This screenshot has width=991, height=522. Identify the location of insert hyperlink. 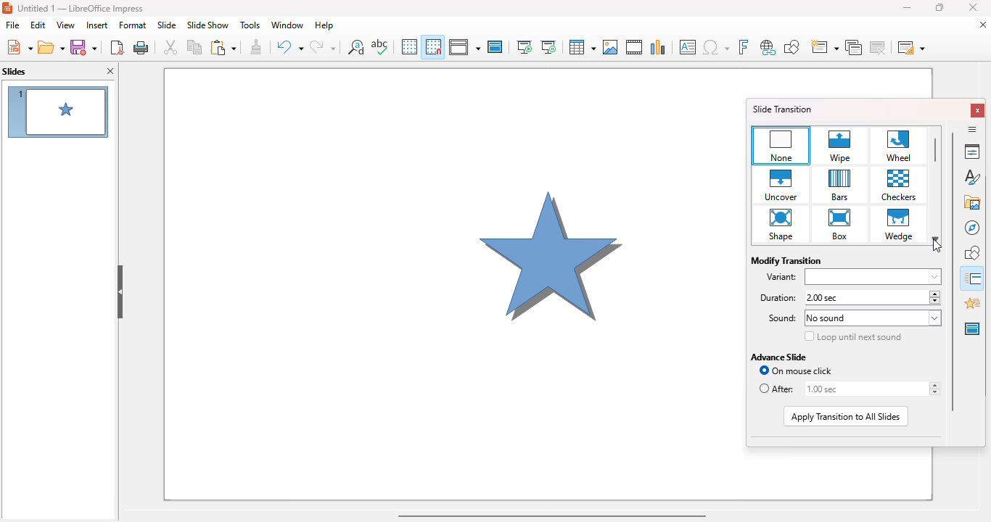
(768, 48).